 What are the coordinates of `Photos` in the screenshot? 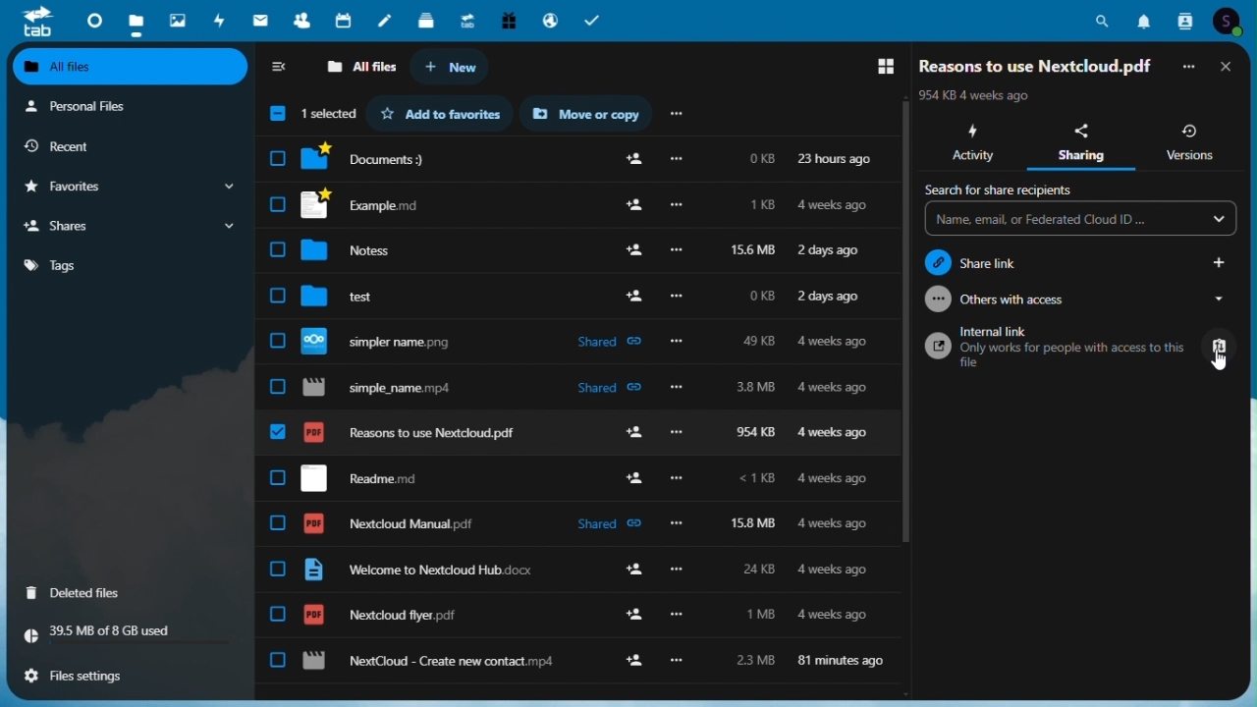 It's located at (178, 19).